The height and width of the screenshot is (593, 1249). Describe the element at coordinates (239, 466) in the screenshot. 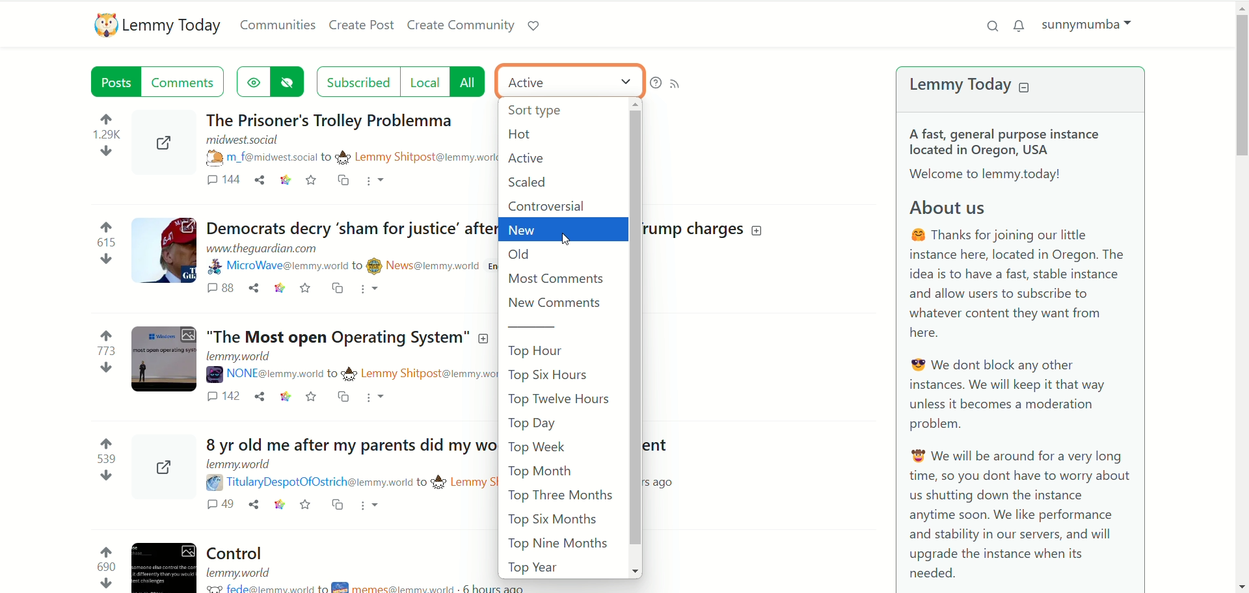

I see `lemmy.world` at that location.